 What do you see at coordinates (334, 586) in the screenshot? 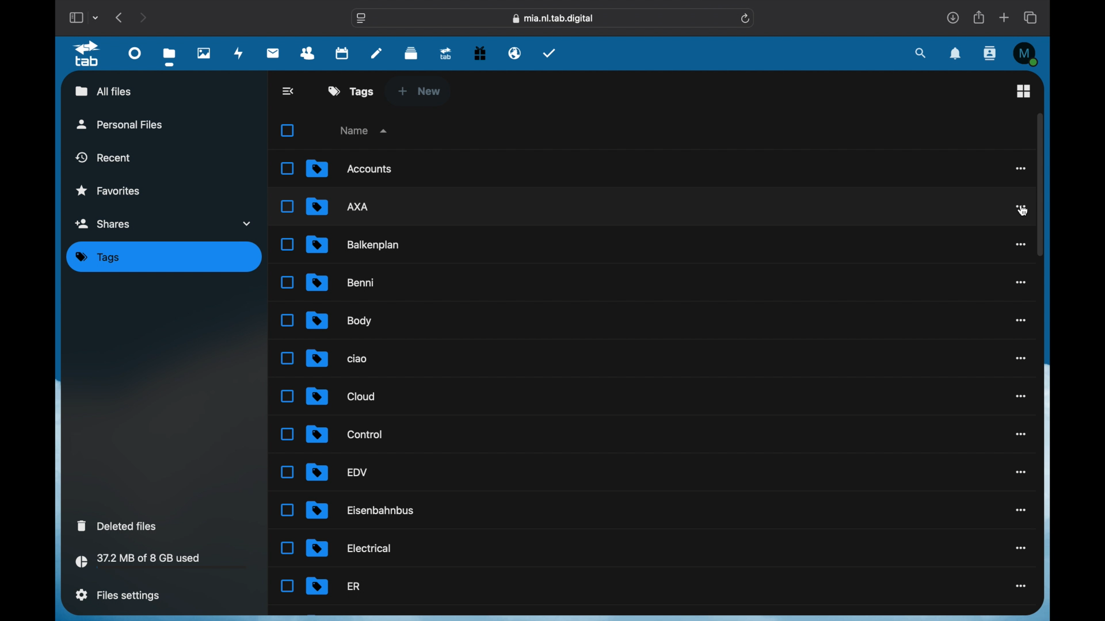
I see `file` at bounding box center [334, 586].